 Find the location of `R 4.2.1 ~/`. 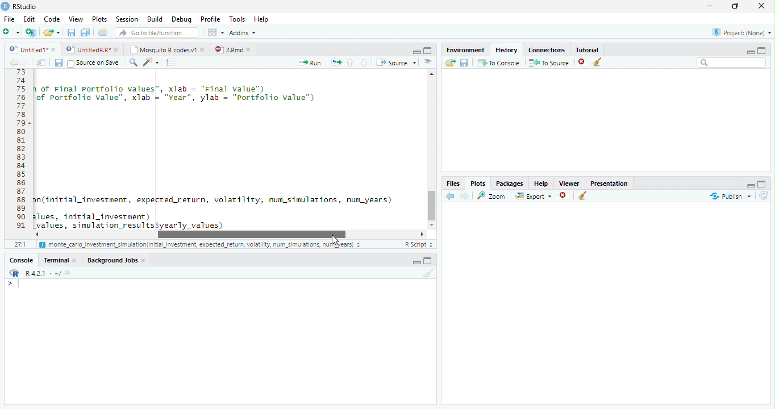

R 4.2.1 ~/ is located at coordinates (38, 272).